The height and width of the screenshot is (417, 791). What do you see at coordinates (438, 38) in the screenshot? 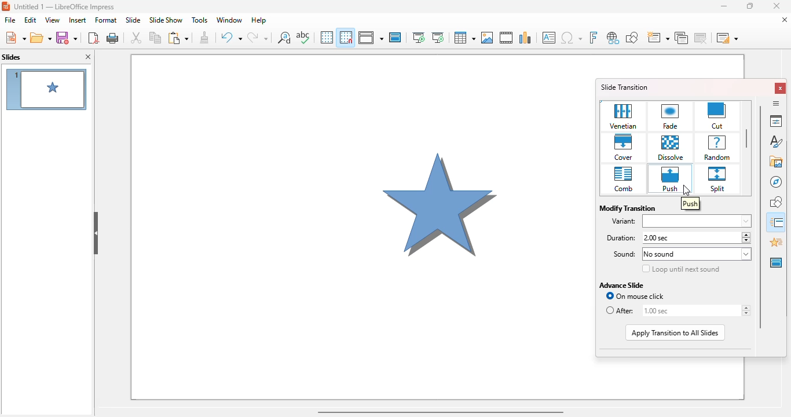
I see `start from current slide` at bounding box center [438, 38].